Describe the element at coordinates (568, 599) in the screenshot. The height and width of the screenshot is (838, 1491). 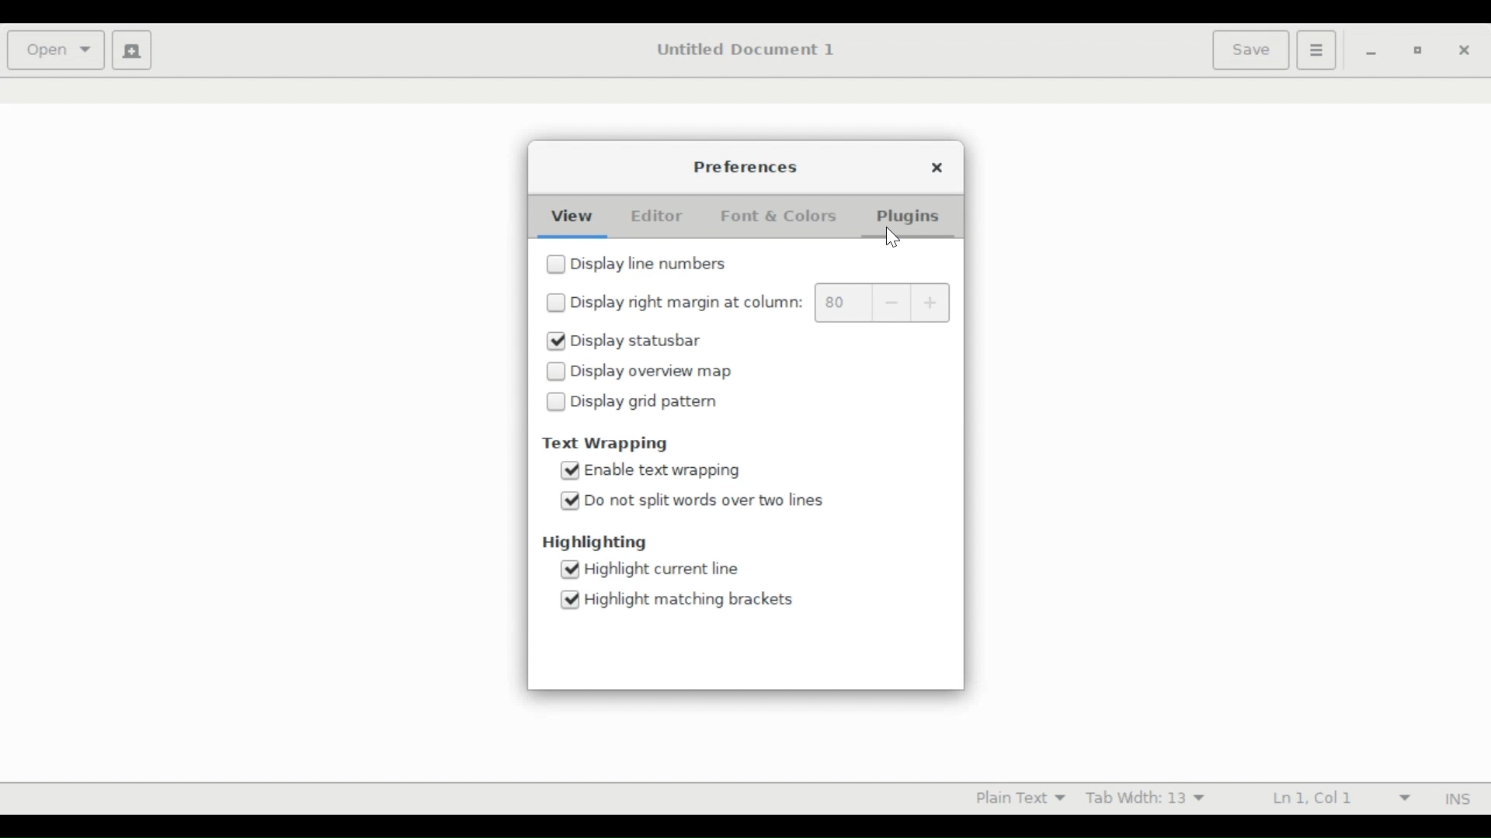
I see `Selected` at that location.